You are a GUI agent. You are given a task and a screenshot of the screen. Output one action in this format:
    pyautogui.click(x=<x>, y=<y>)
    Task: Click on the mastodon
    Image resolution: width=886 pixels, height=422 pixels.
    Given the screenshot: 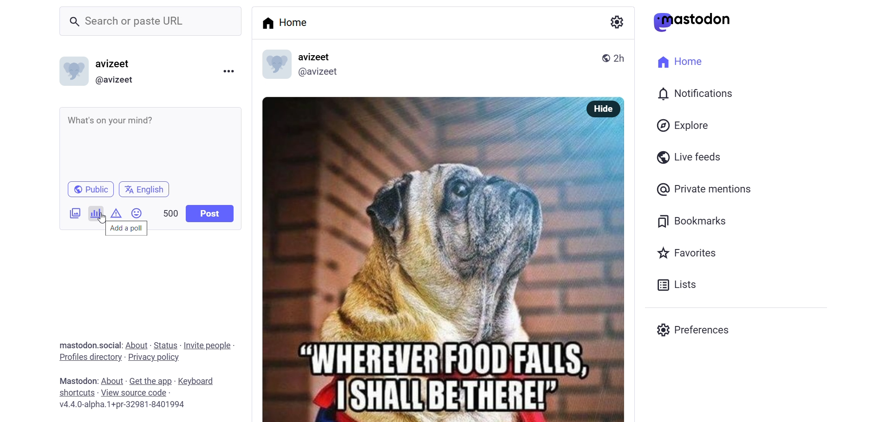 What is the action you would take?
    pyautogui.click(x=76, y=380)
    